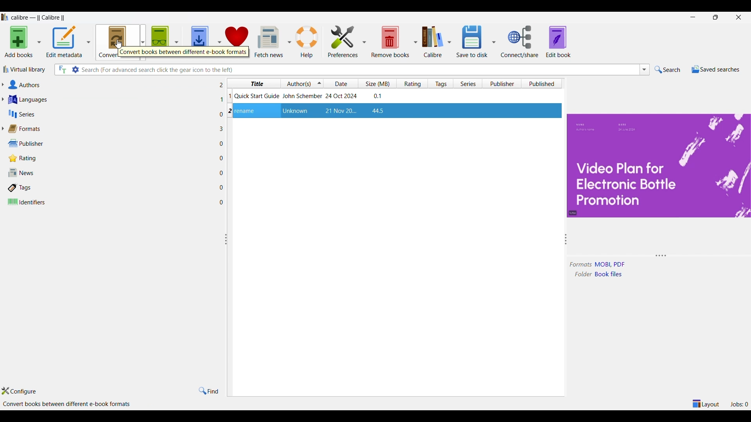  Describe the element at coordinates (645, 70) in the screenshot. I see `Search list` at that location.